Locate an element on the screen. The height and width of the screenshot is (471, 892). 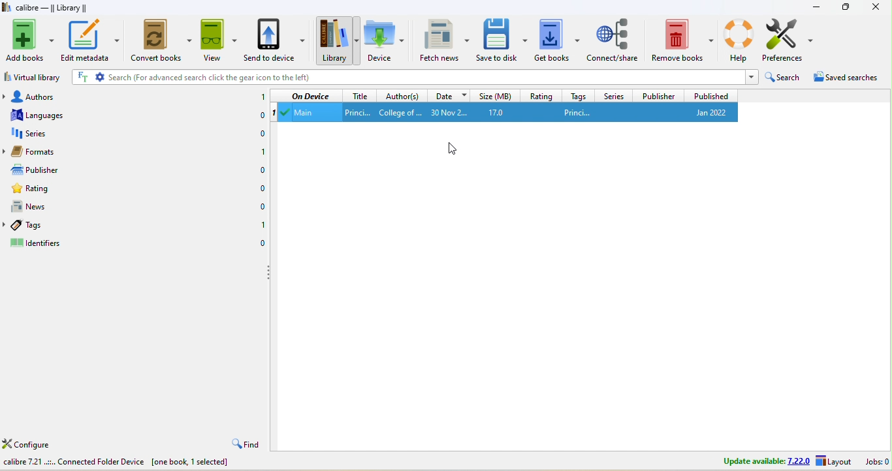
drag to collapse is located at coordinates (270, 274).